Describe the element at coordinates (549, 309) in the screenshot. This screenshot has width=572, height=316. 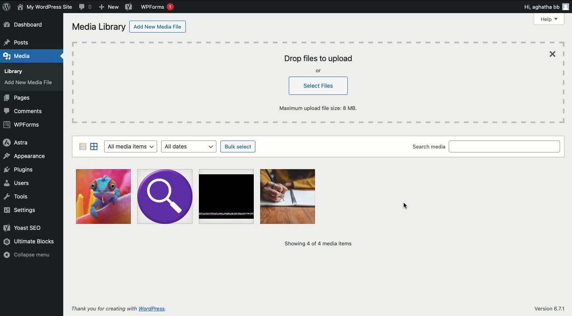
I see `Version 6.7.1` at that location.